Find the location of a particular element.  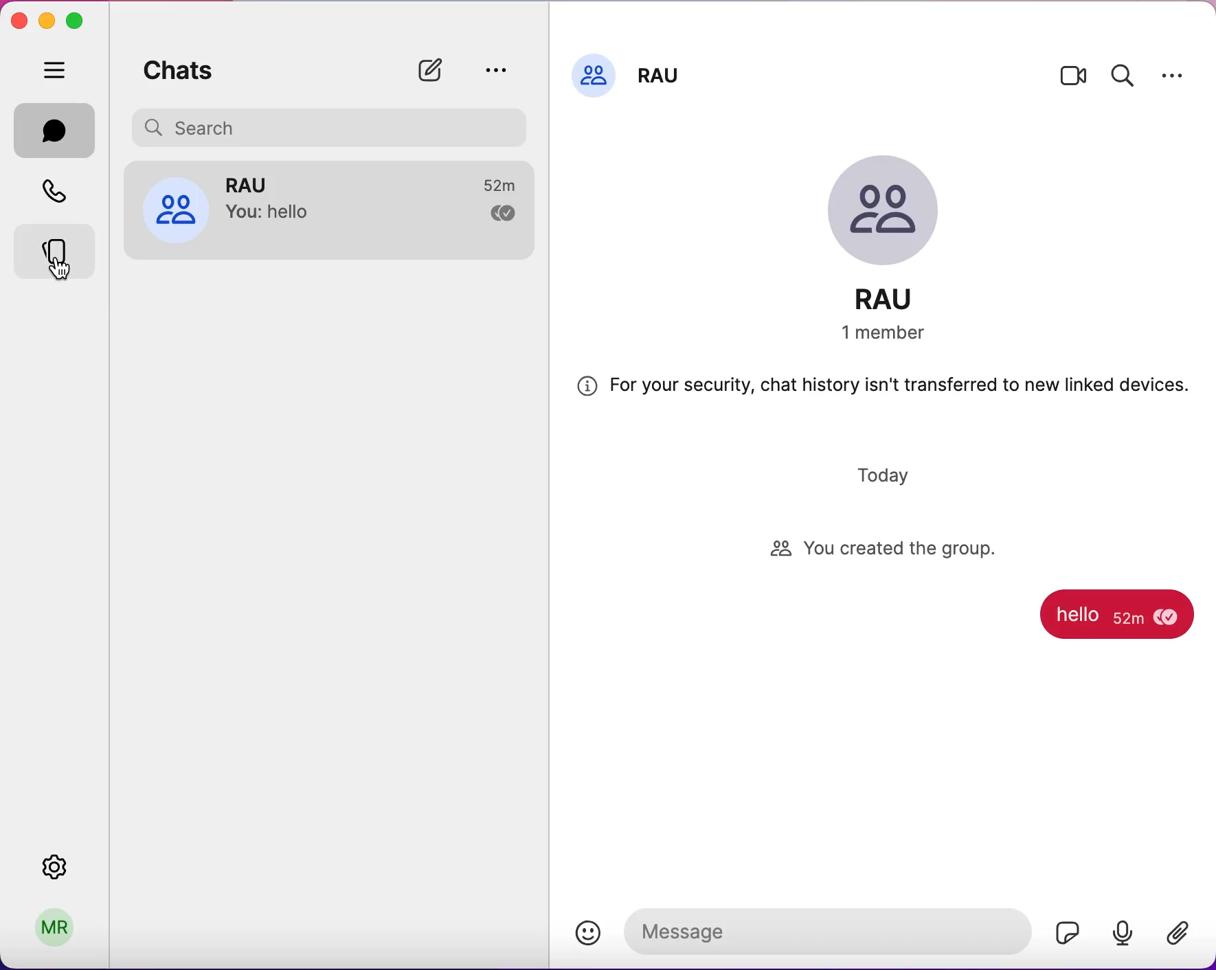

group picture is located at coordinates (900, 207).